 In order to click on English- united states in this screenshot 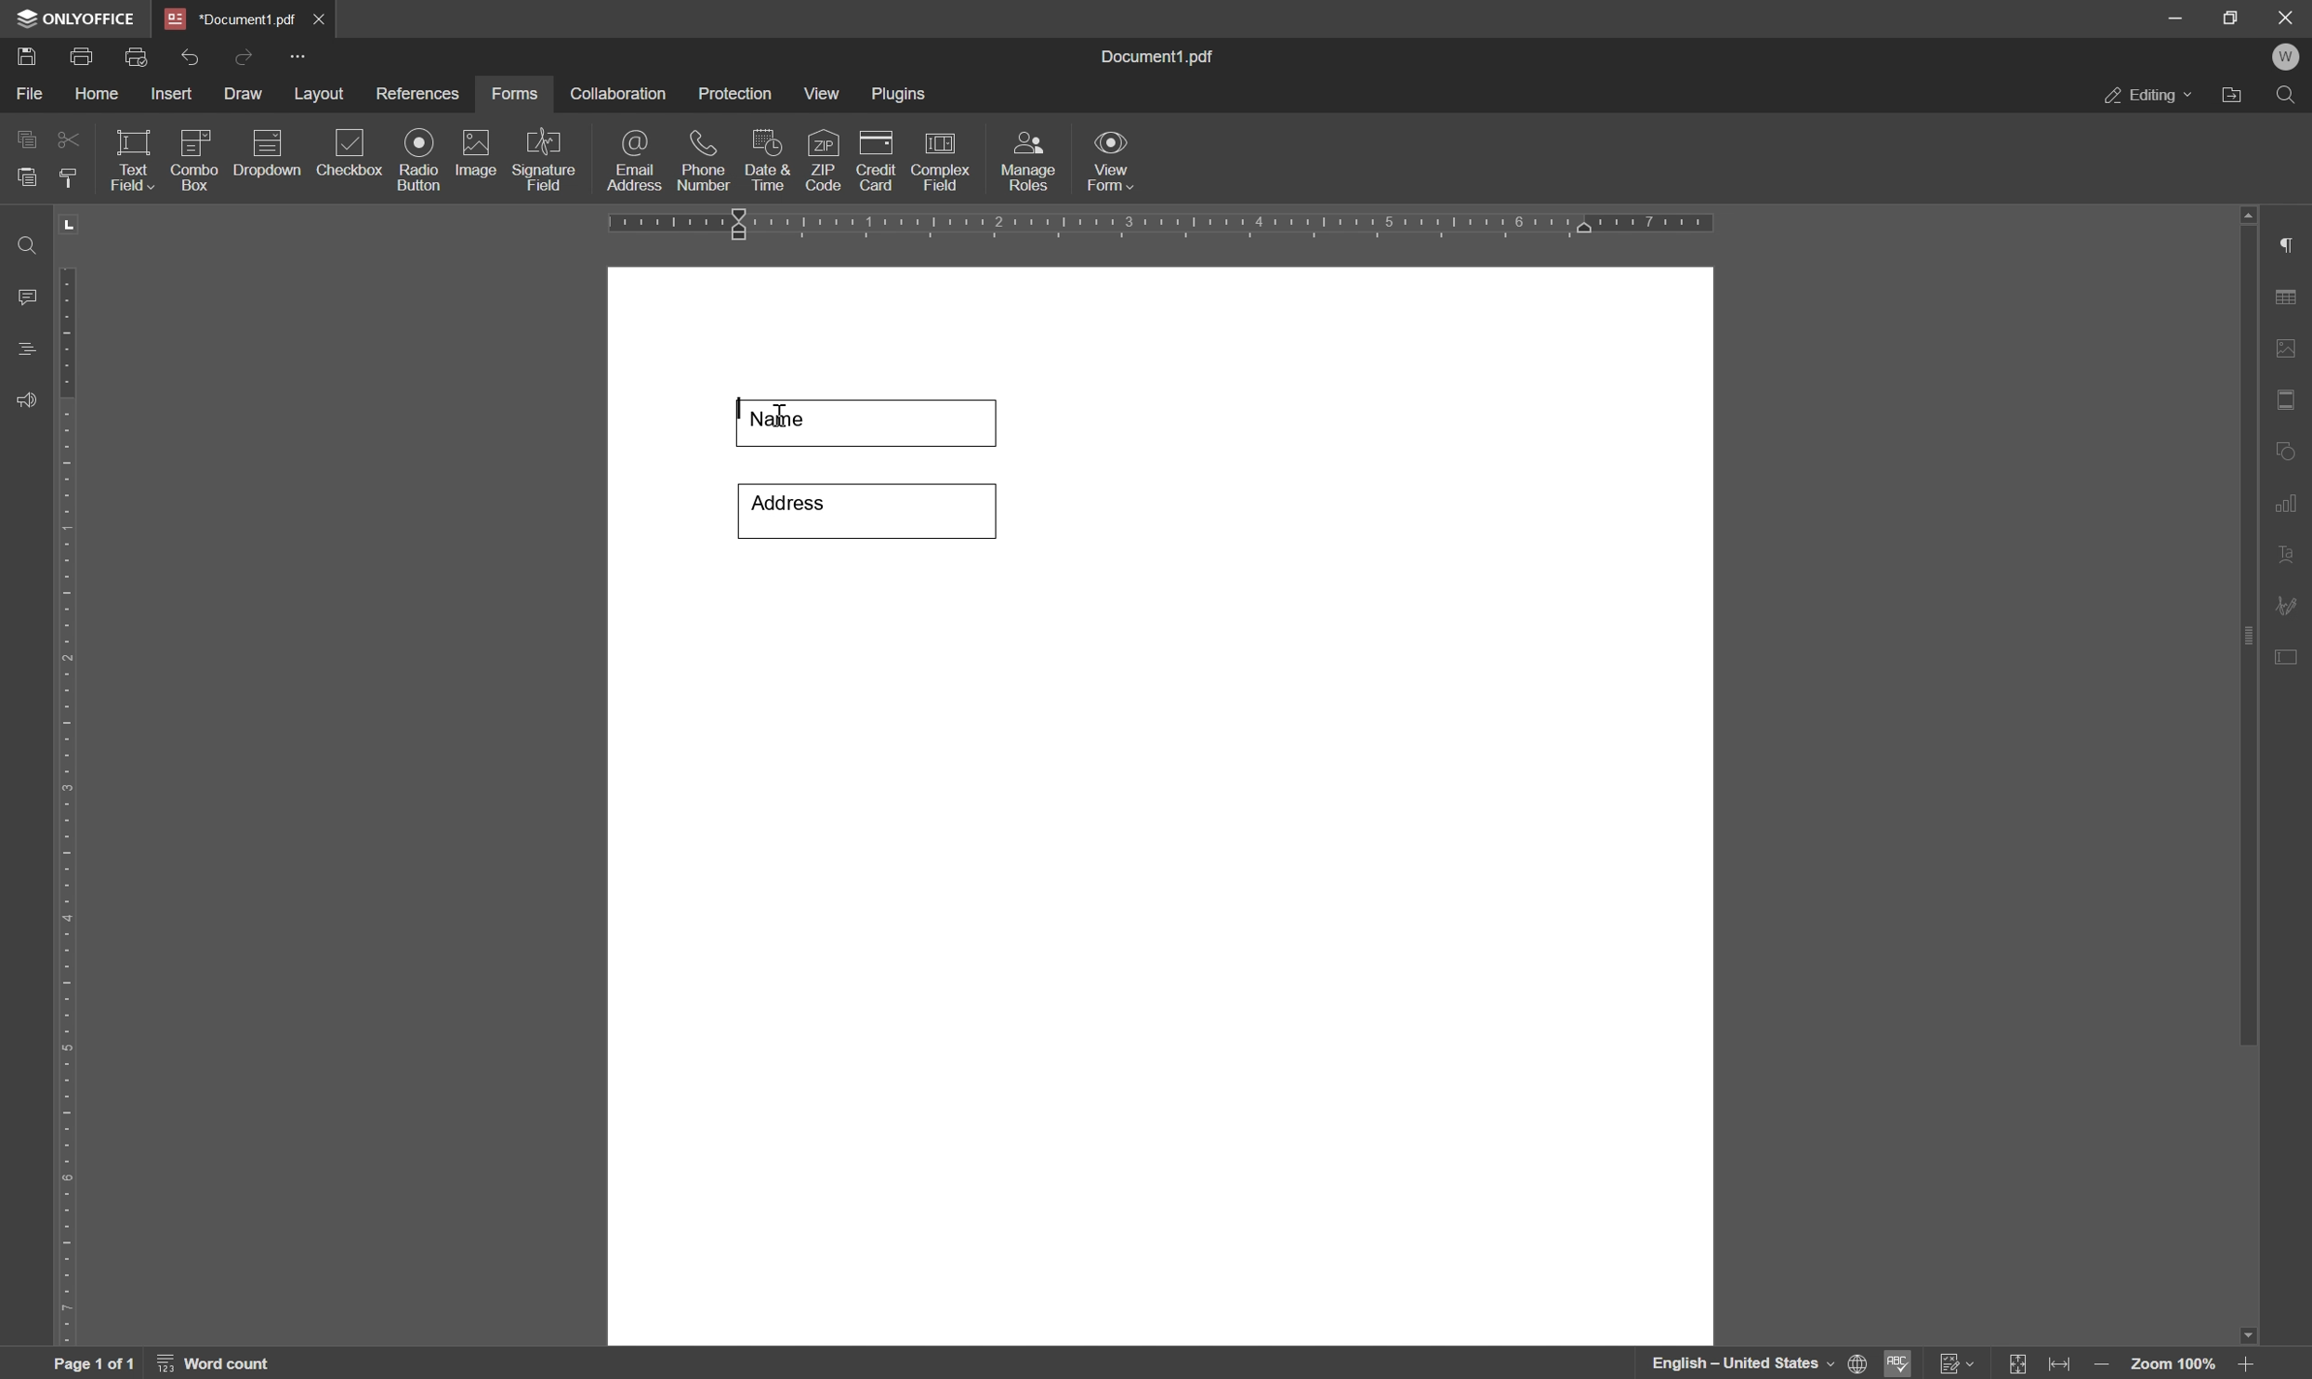, I will do `click(1760, 1364)`.